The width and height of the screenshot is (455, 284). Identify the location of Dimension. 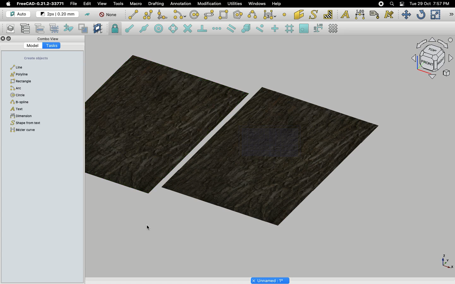
(361, 15).